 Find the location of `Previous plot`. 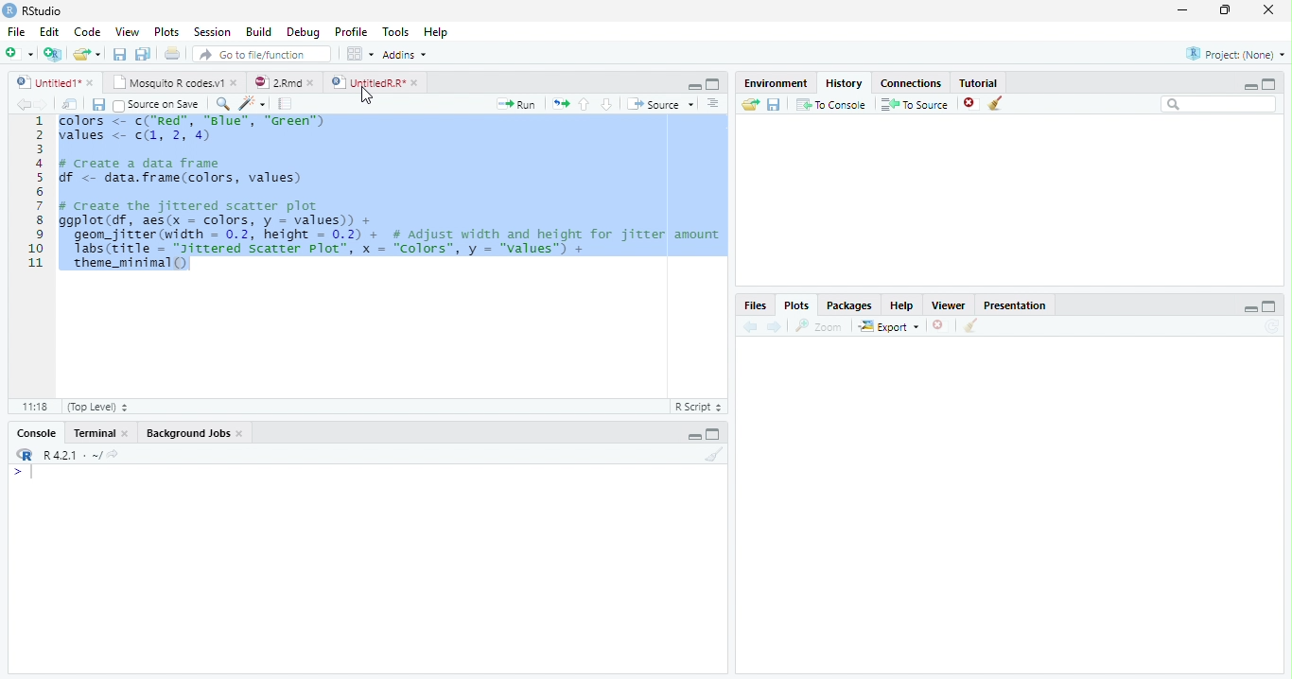

Previous plot is located at coordinates (751, 326).